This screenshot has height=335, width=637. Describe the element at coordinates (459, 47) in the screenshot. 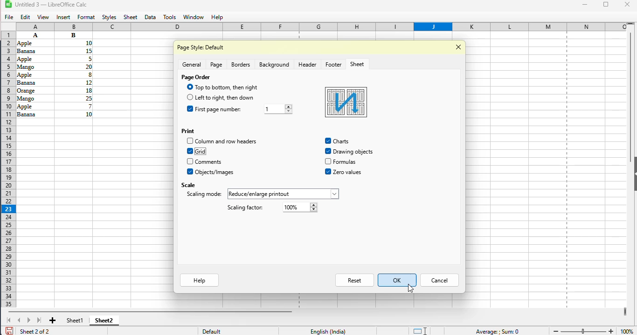

I see `close` at that location.